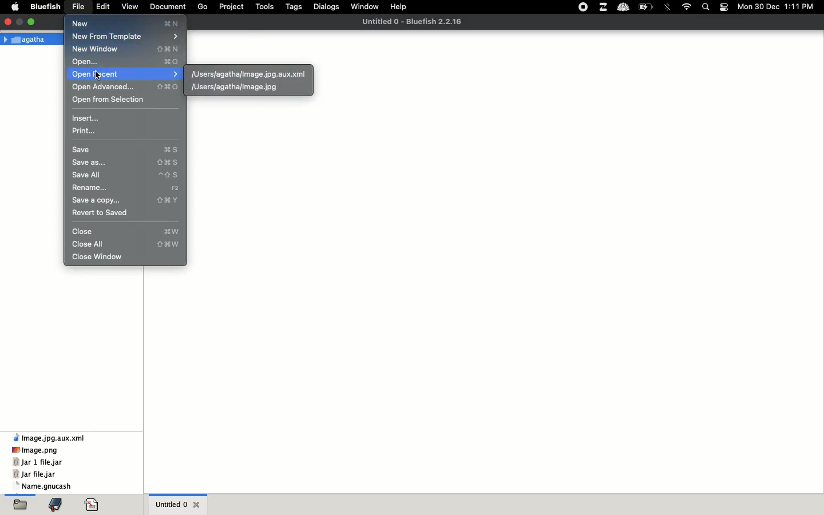  Describe the element at coordinates (58, 505) in the screenshot. I see `bookmark` at that location.